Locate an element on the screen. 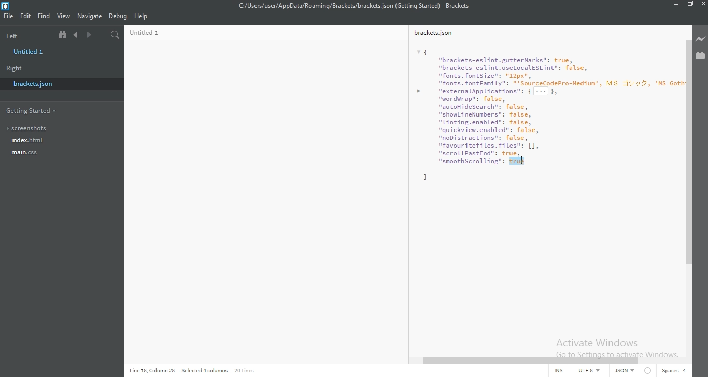 This screenshot has height=377, width=708. Show file tree is located at coordinates (64, 35).